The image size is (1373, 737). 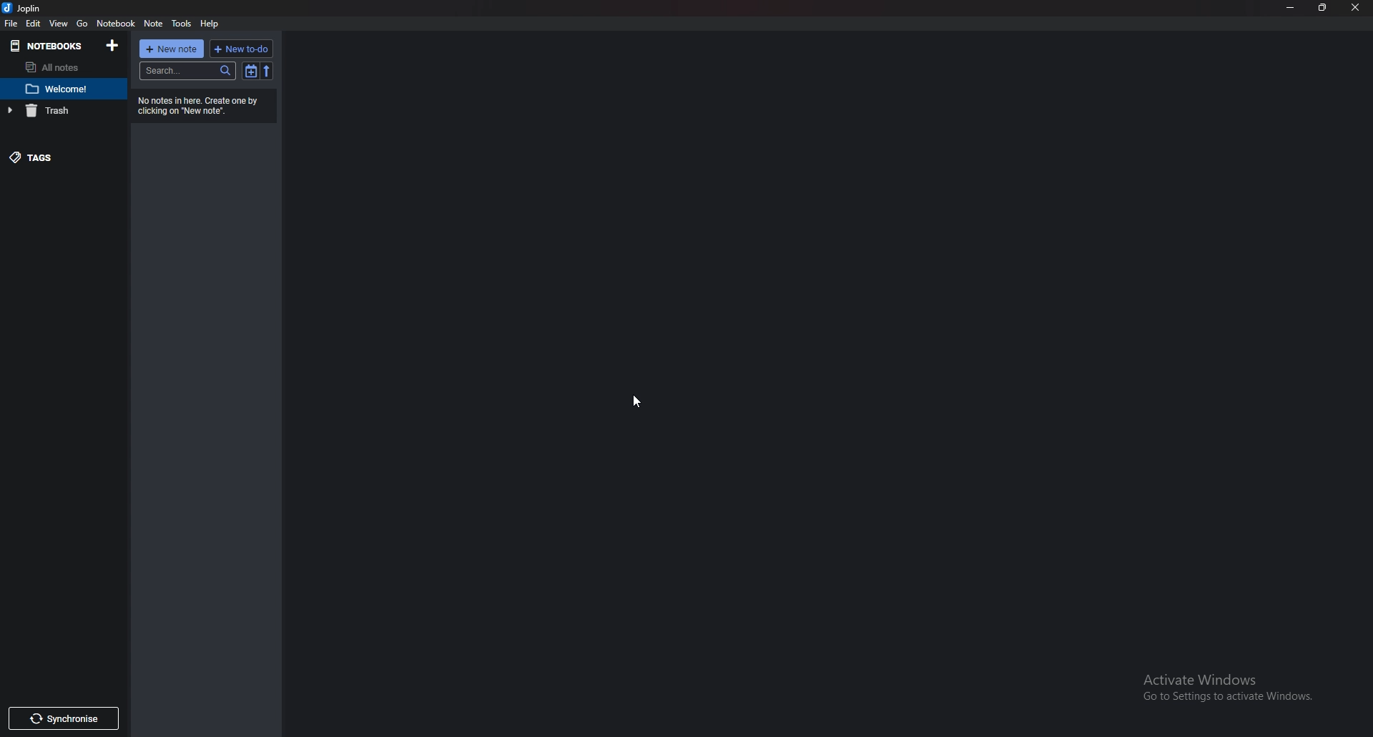 I want to click on Go to Settings to activate Windows., so click(x=1224, y=698).